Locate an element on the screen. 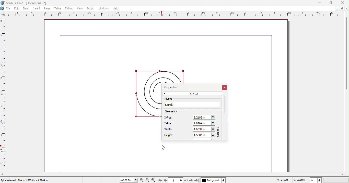 This screenshot has height=183, width=349. decrease height is located at coordinates (213, 137).